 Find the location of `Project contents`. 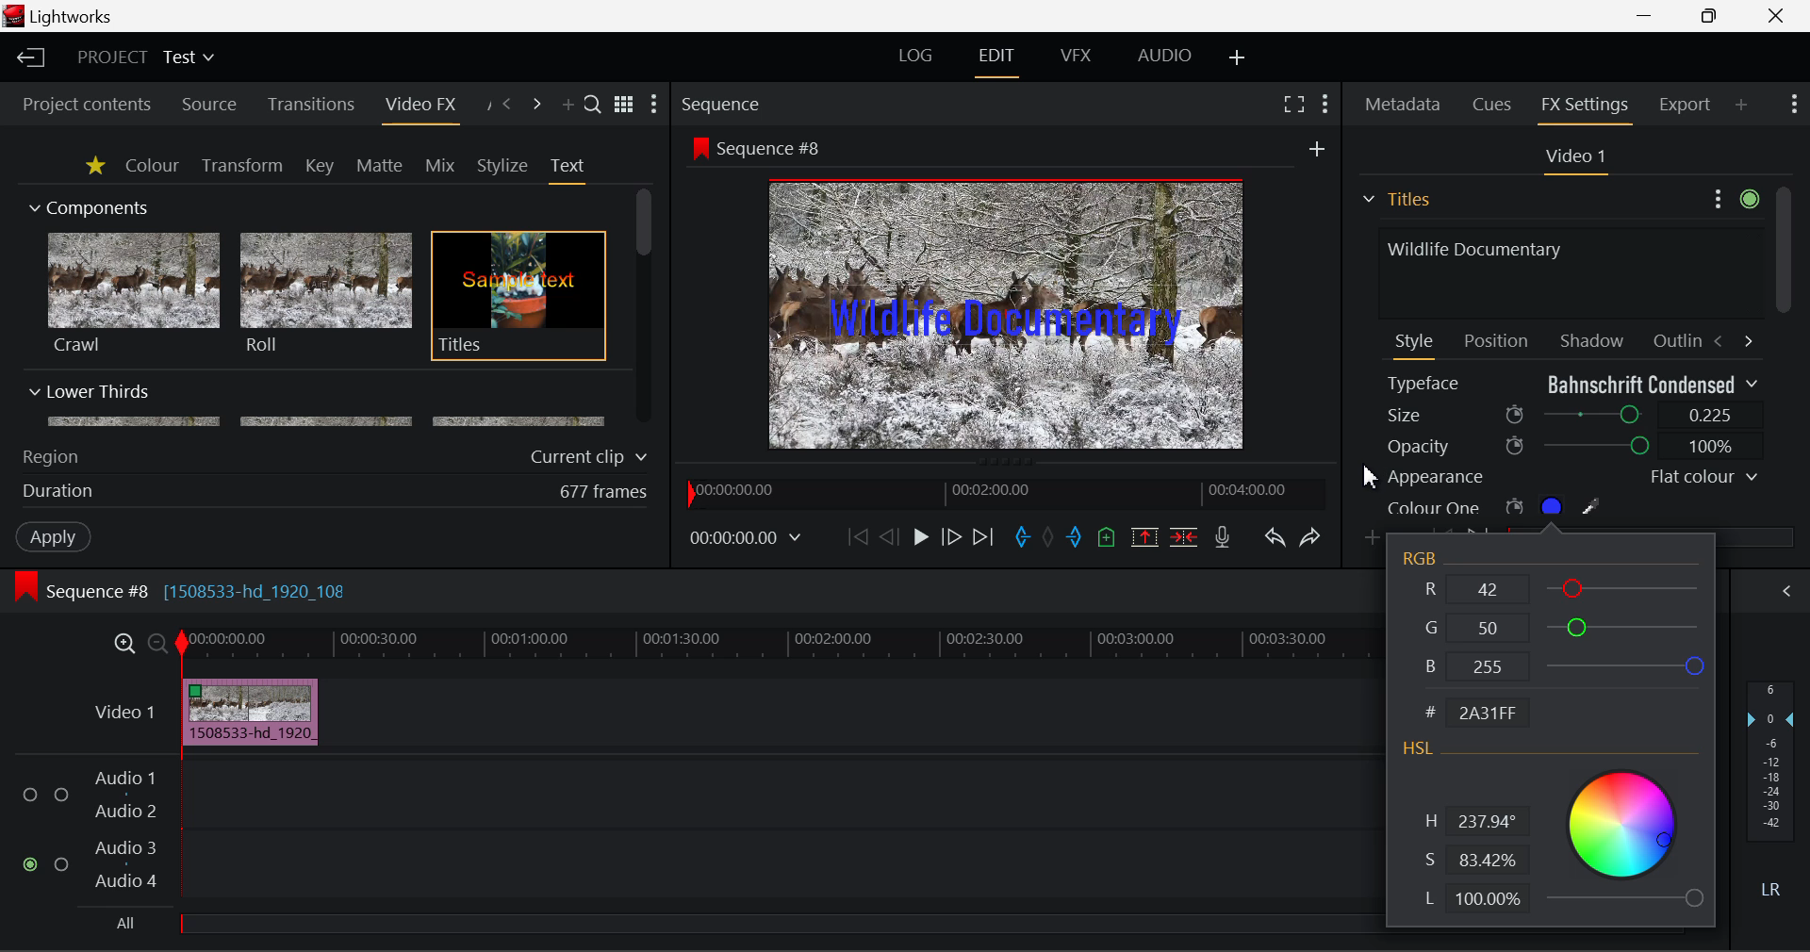

Project contents is located at coordinates (78, 105).